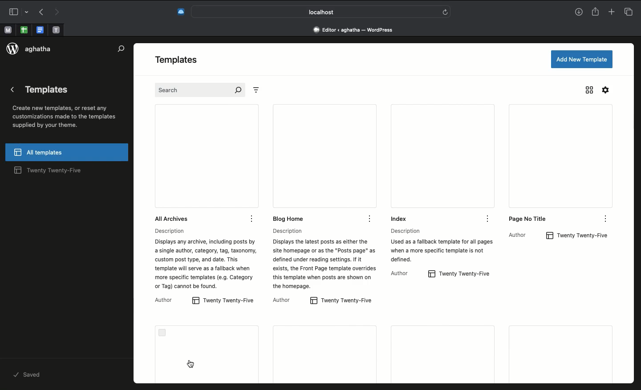 The image size is (641, 390). I want to click on Search, so click(119, 49).